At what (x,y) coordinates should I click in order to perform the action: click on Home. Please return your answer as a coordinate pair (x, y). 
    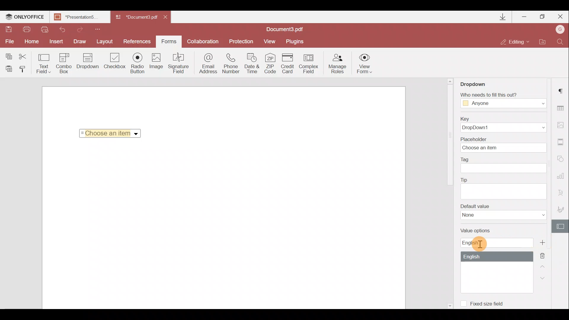
    Looking at the image, I should click on (31, 41).